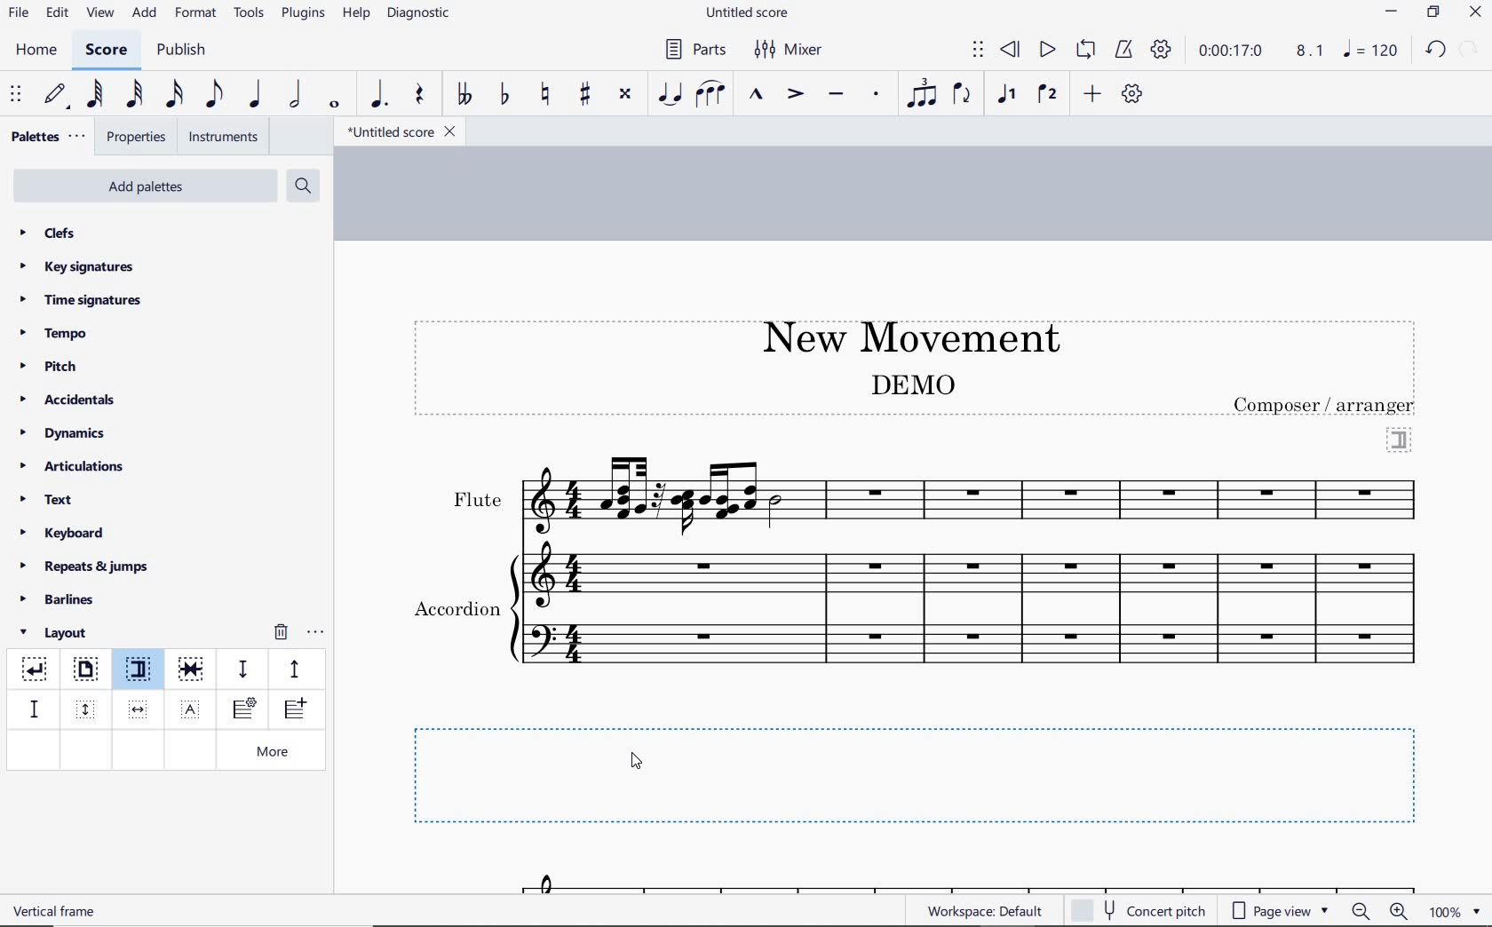  What do you see at coordinates (639, 763) in the screenshot?
I see `cursor` at bounding box center [639, 763].